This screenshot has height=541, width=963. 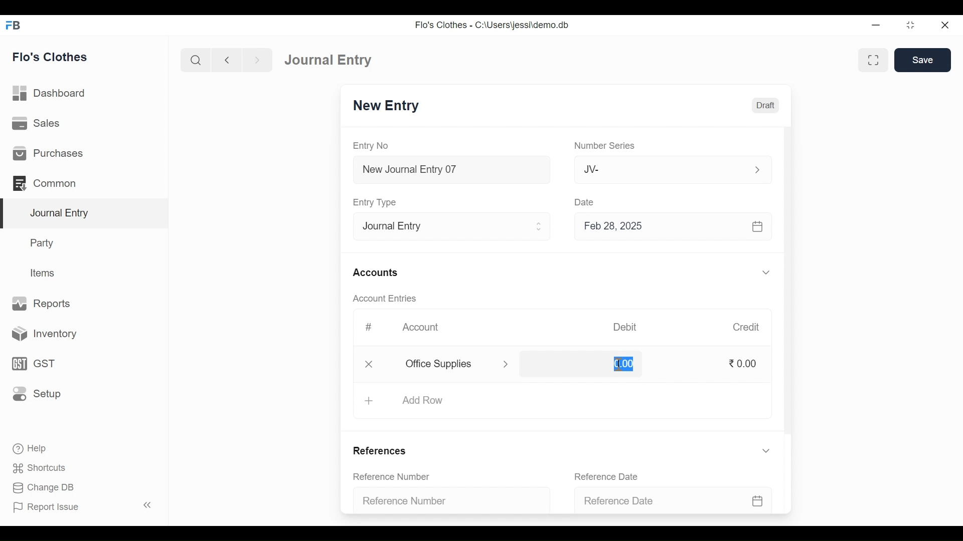 What do you see at coordinates (923, 60) in the screenshot?
I see `Save` at bounding box center [923, 60].